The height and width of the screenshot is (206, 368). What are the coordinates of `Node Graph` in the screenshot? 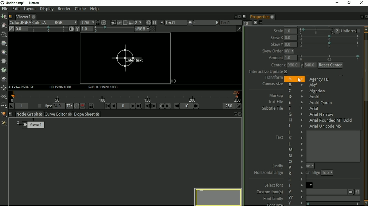 It's located at (27, 114).